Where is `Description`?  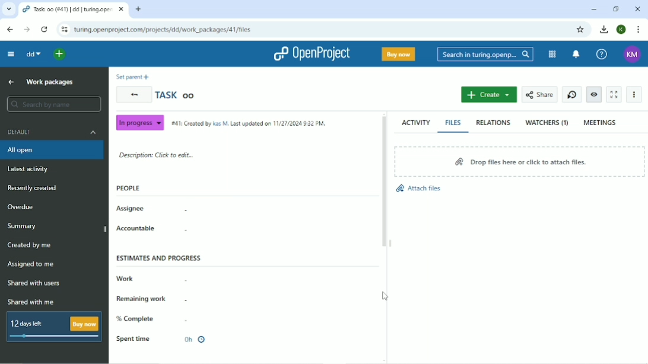 Description is located at coordinates (158, 155).